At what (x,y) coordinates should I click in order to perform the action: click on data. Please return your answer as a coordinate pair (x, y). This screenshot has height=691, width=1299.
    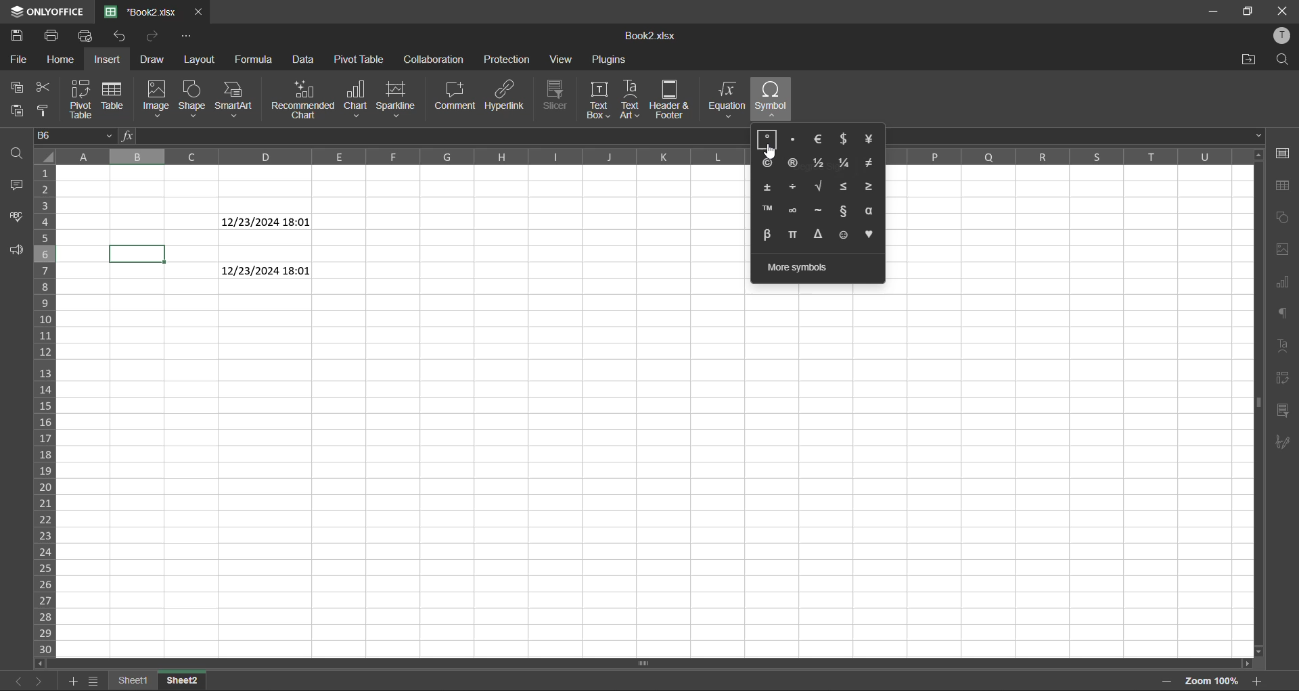
    Looking at the image, I should click on (304, 60).